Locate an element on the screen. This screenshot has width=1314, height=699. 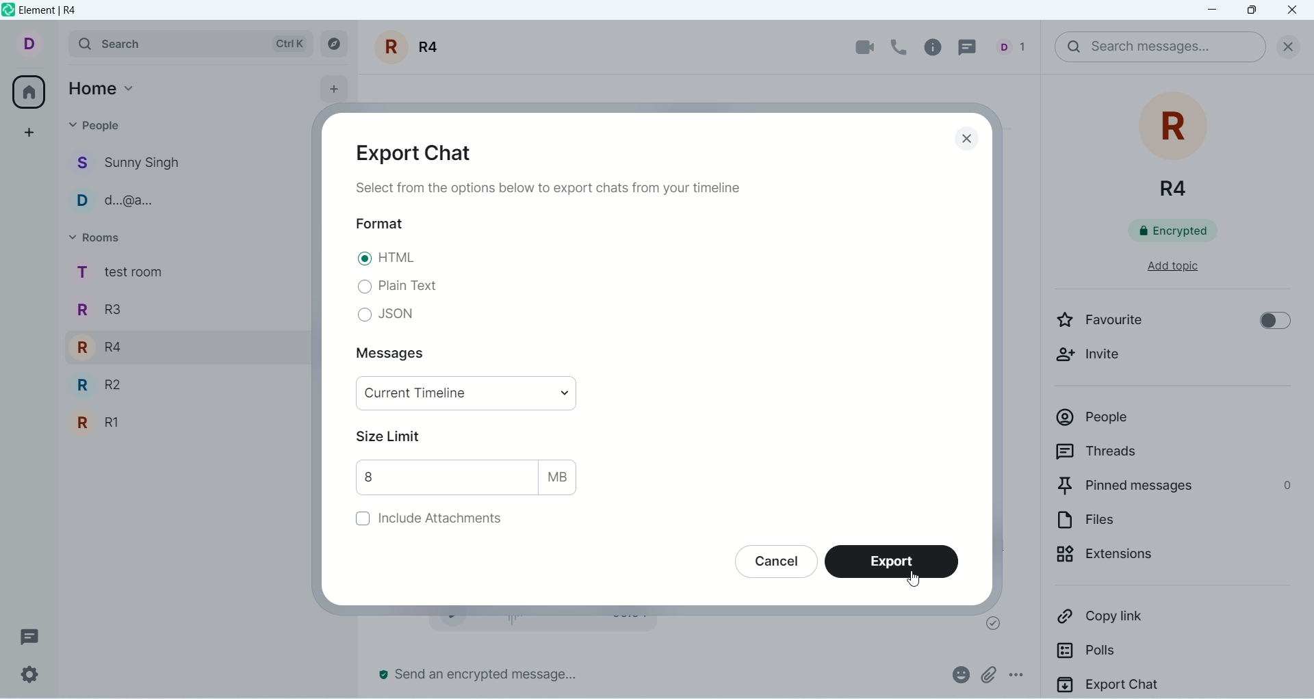
threads is located at coordinates (30, 637).